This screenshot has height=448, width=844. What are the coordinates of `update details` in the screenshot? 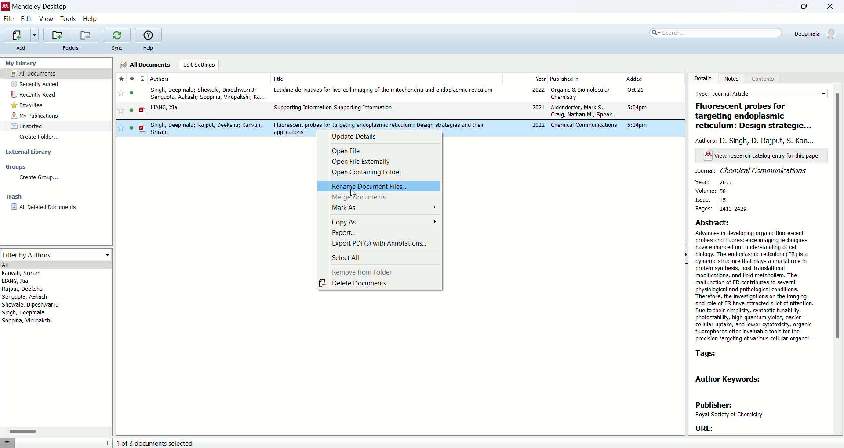 It's located at (381, 139).